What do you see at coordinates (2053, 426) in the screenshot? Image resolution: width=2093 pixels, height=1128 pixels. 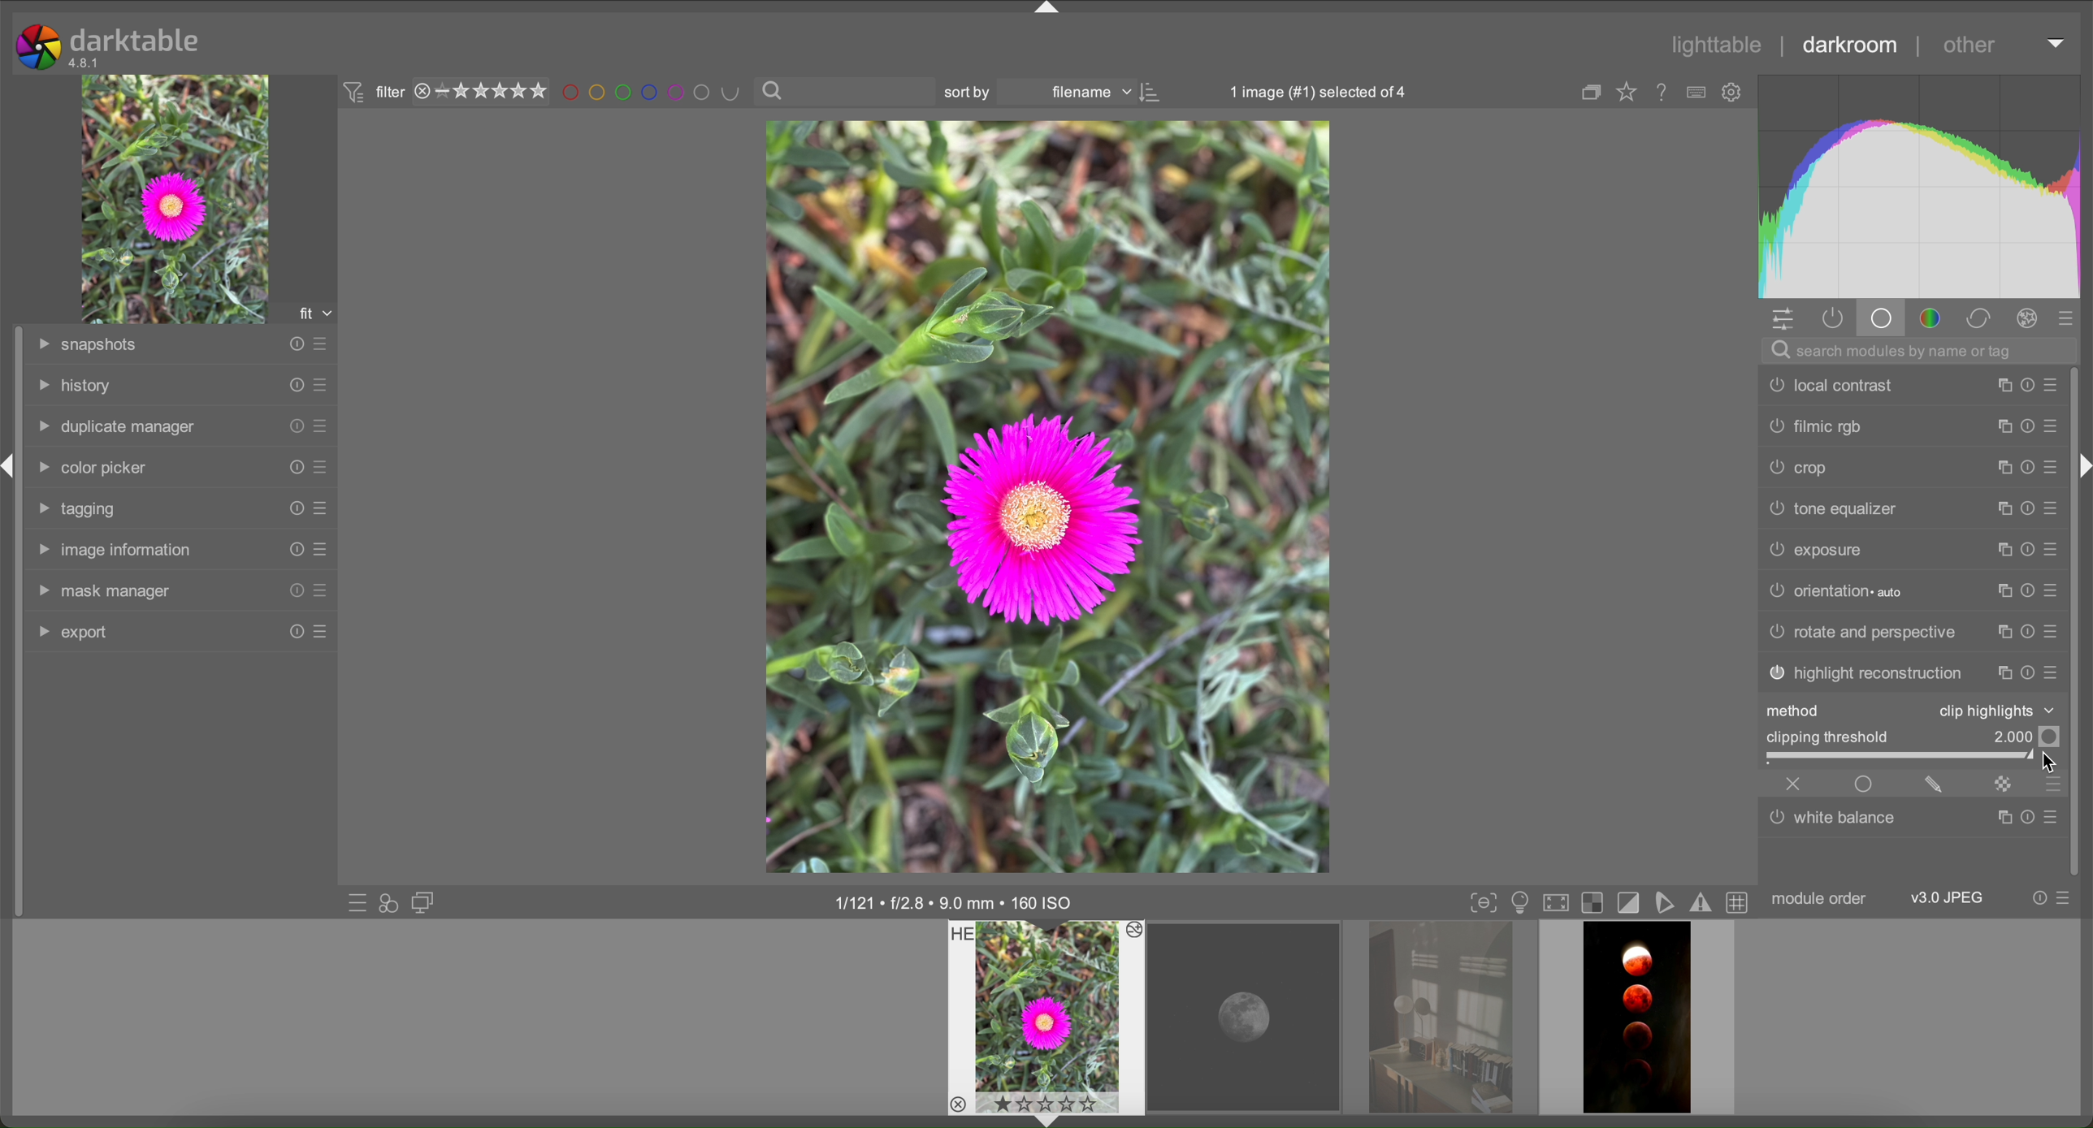 I see `presets` at bounding box center [2053, 426].